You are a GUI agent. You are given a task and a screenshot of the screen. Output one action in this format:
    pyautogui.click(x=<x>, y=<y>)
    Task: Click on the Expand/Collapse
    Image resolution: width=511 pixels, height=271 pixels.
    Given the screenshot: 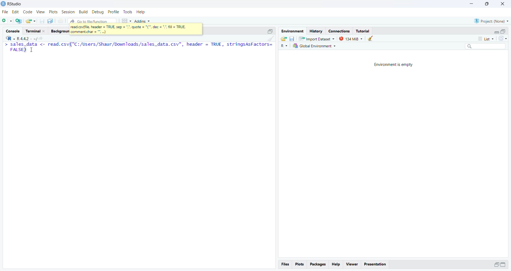 What is the action you would take?
    pyautogui.click(x=496, y=32)
    